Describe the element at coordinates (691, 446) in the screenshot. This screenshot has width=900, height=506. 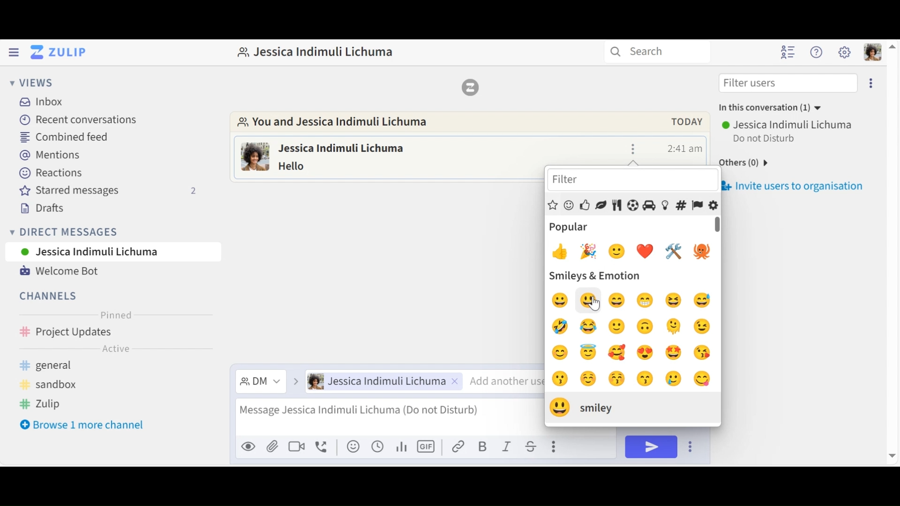
I see `Send options` at that location.